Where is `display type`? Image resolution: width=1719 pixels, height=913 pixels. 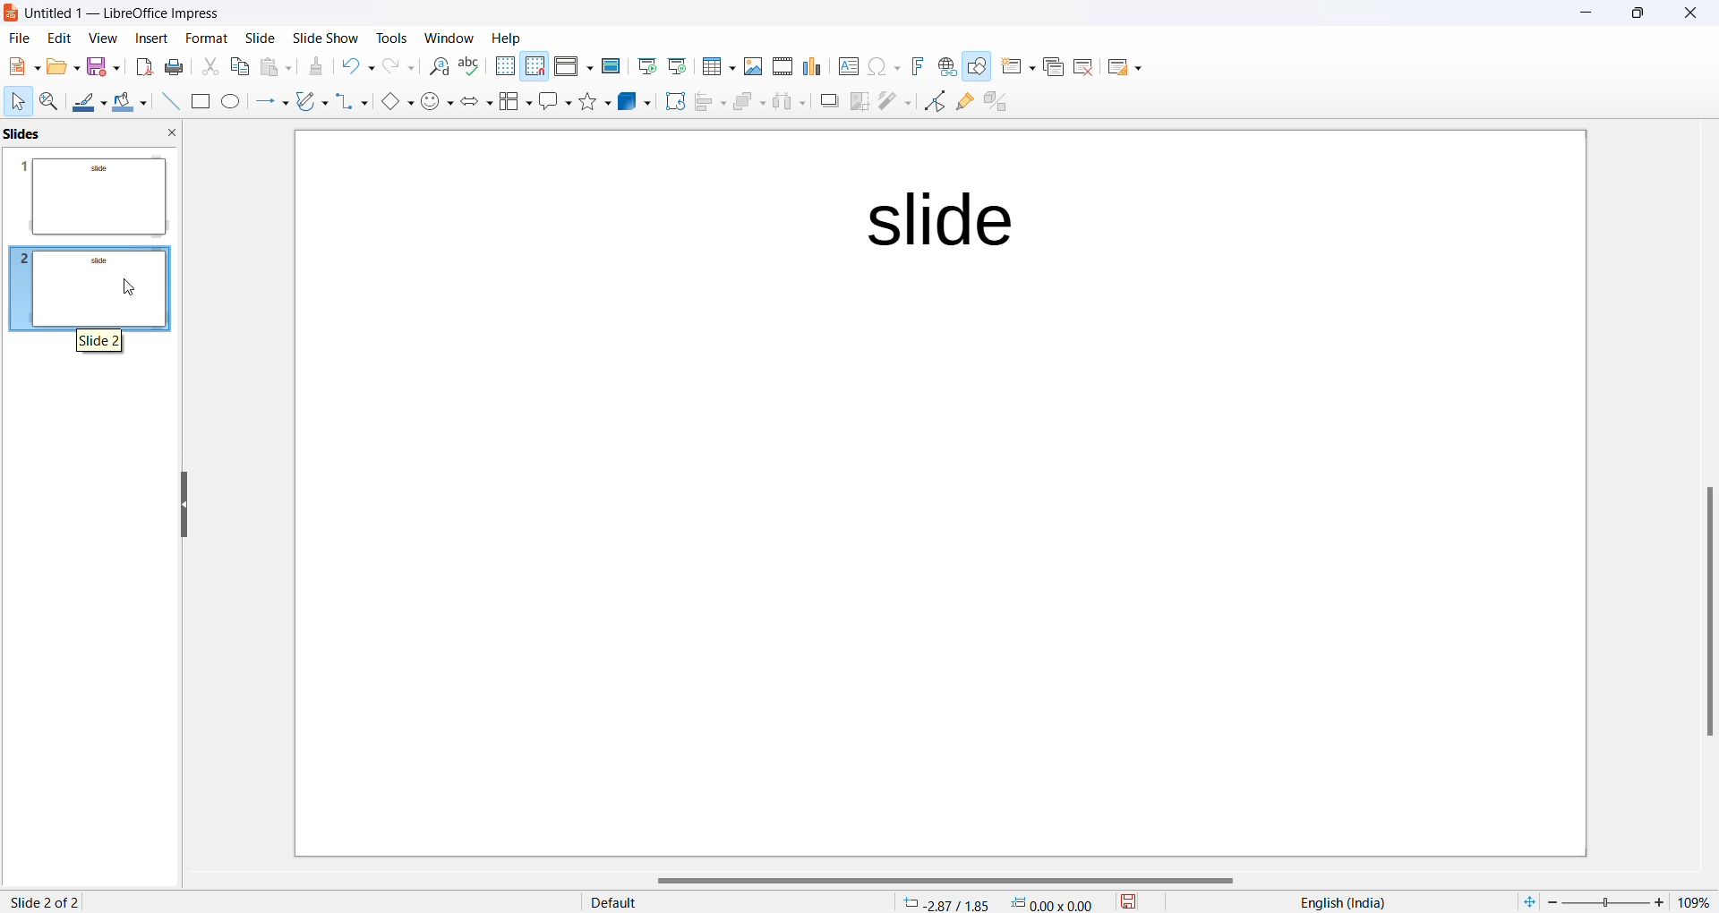
display type is located at coordinates (712, 902).